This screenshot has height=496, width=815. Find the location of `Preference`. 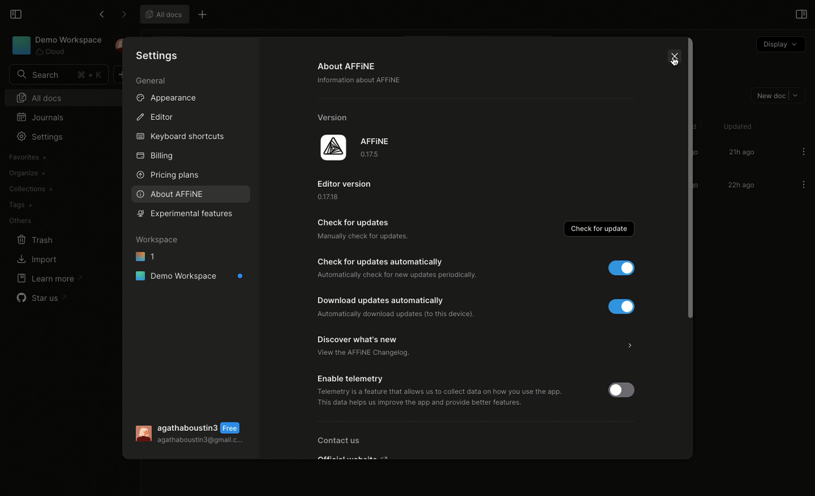

Preference is located at coordinates (171, 295).